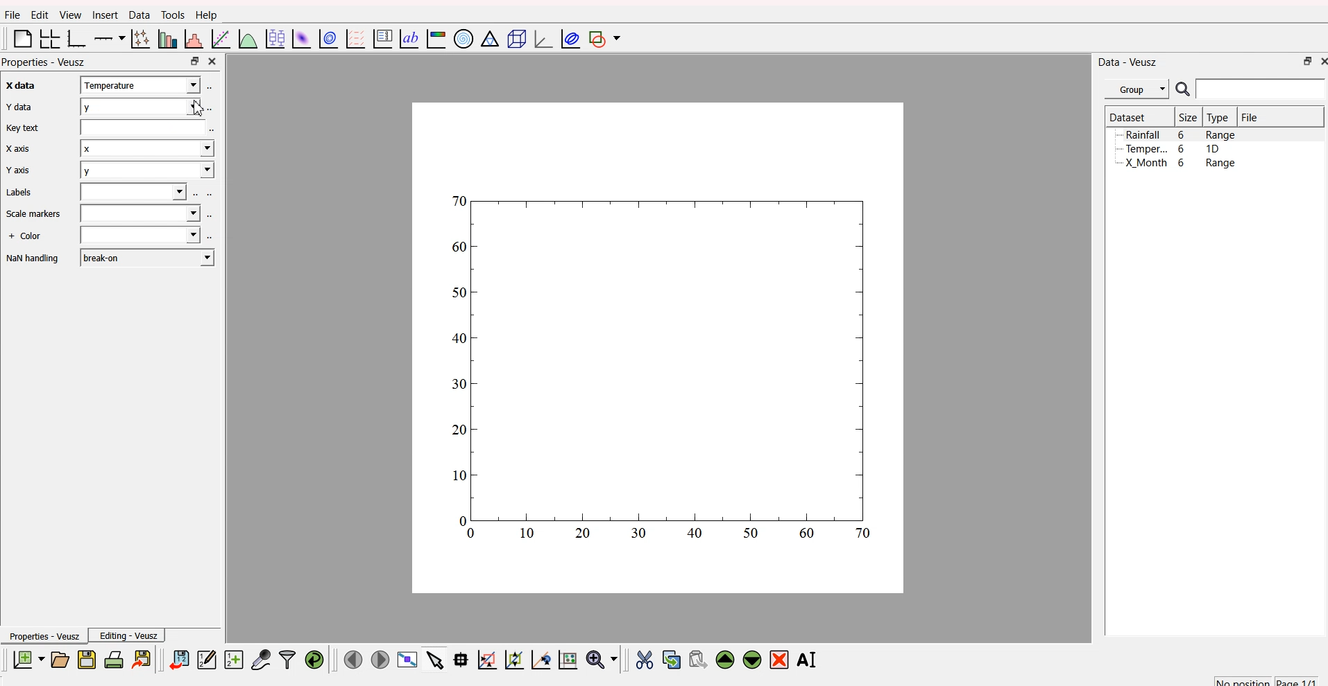 The height and width of the screenshot is (686, 1328). What do you see at coordinates (607, 39) in the screenshot?
I see `add shape to plot` at bounding box center [607, 39].